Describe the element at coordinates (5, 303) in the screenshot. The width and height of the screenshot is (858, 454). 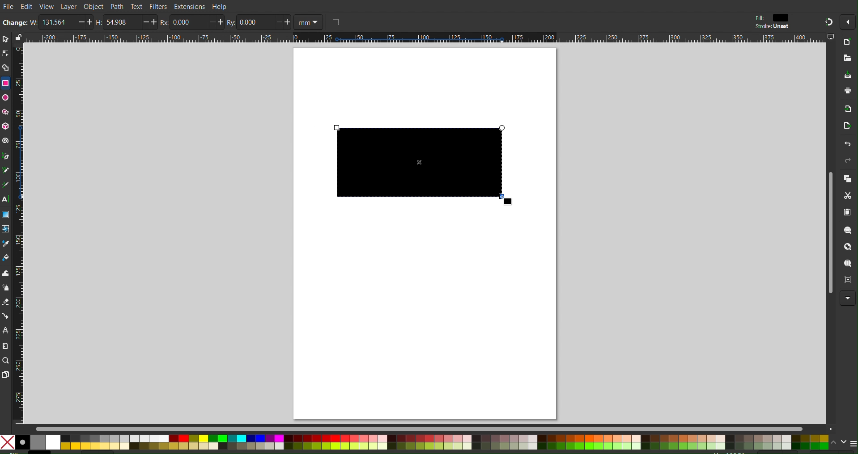
I see `Erase Tool` at that location.